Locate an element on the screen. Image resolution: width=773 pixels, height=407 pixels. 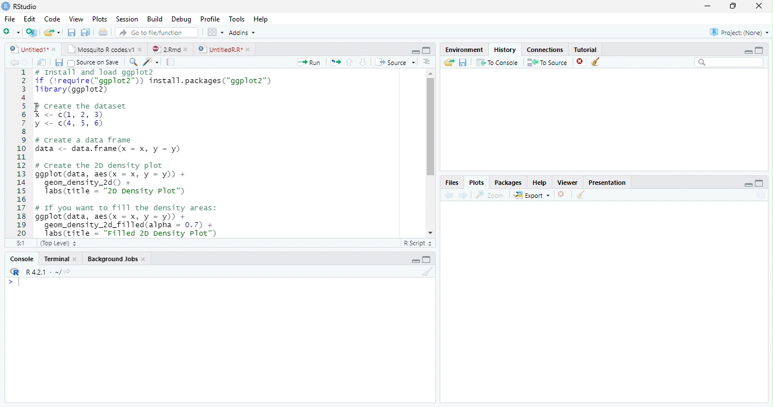
R421 - ~/ is located at coordinates (40, 272).